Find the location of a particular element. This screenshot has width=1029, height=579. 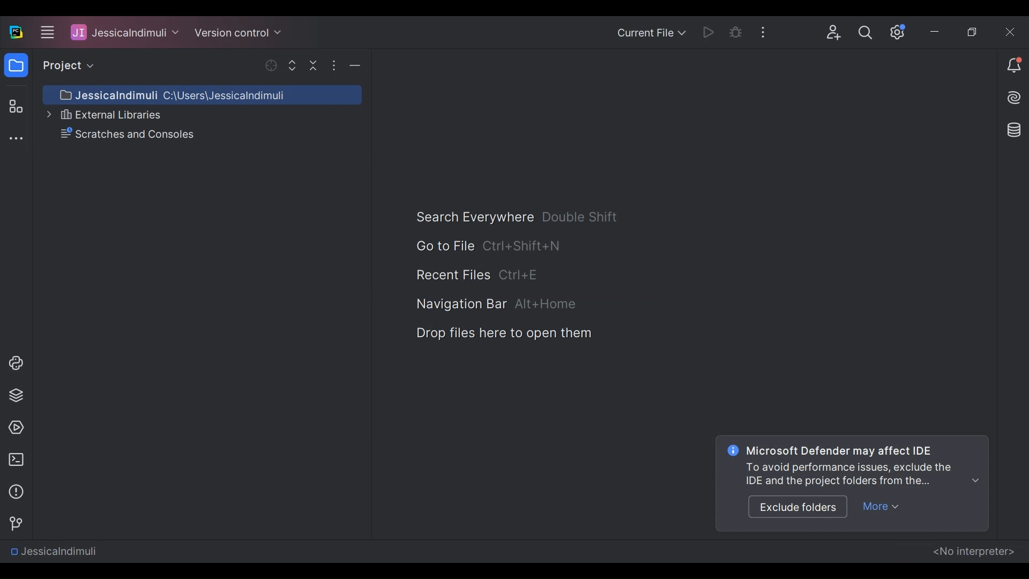

Go to File is located at coordinates (490, 245).